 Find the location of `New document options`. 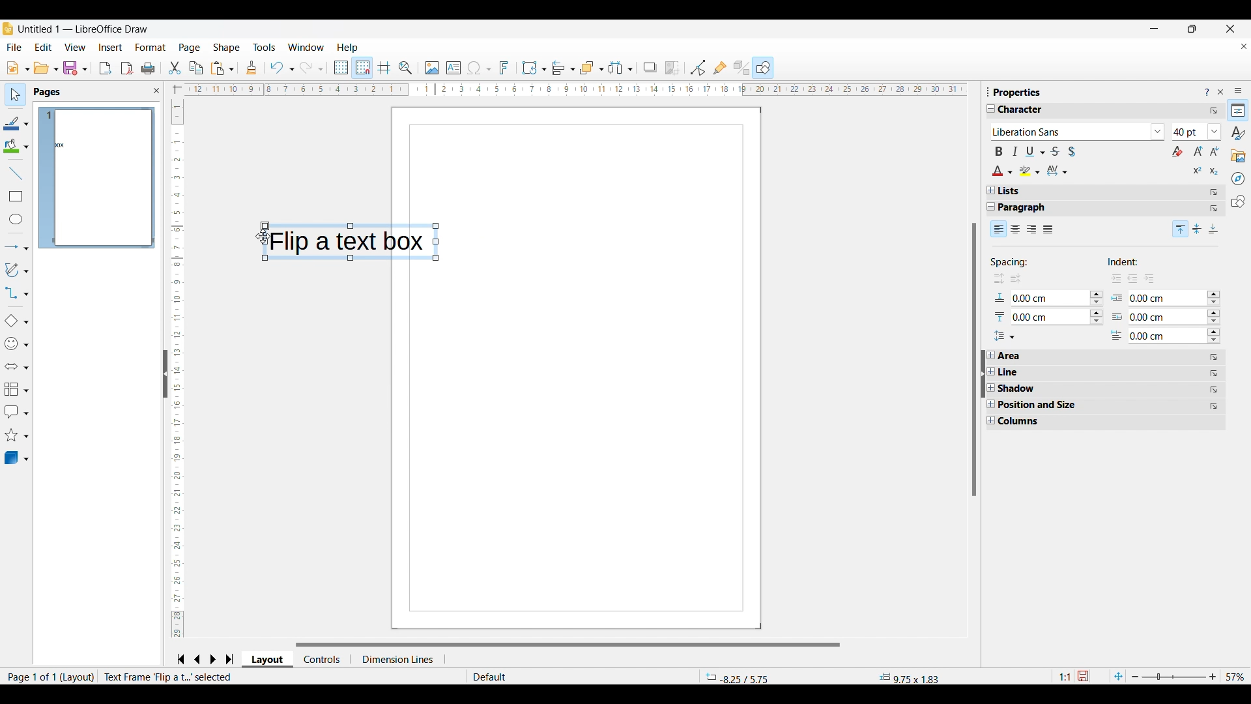

New document options is located at coordinates (18, 68).